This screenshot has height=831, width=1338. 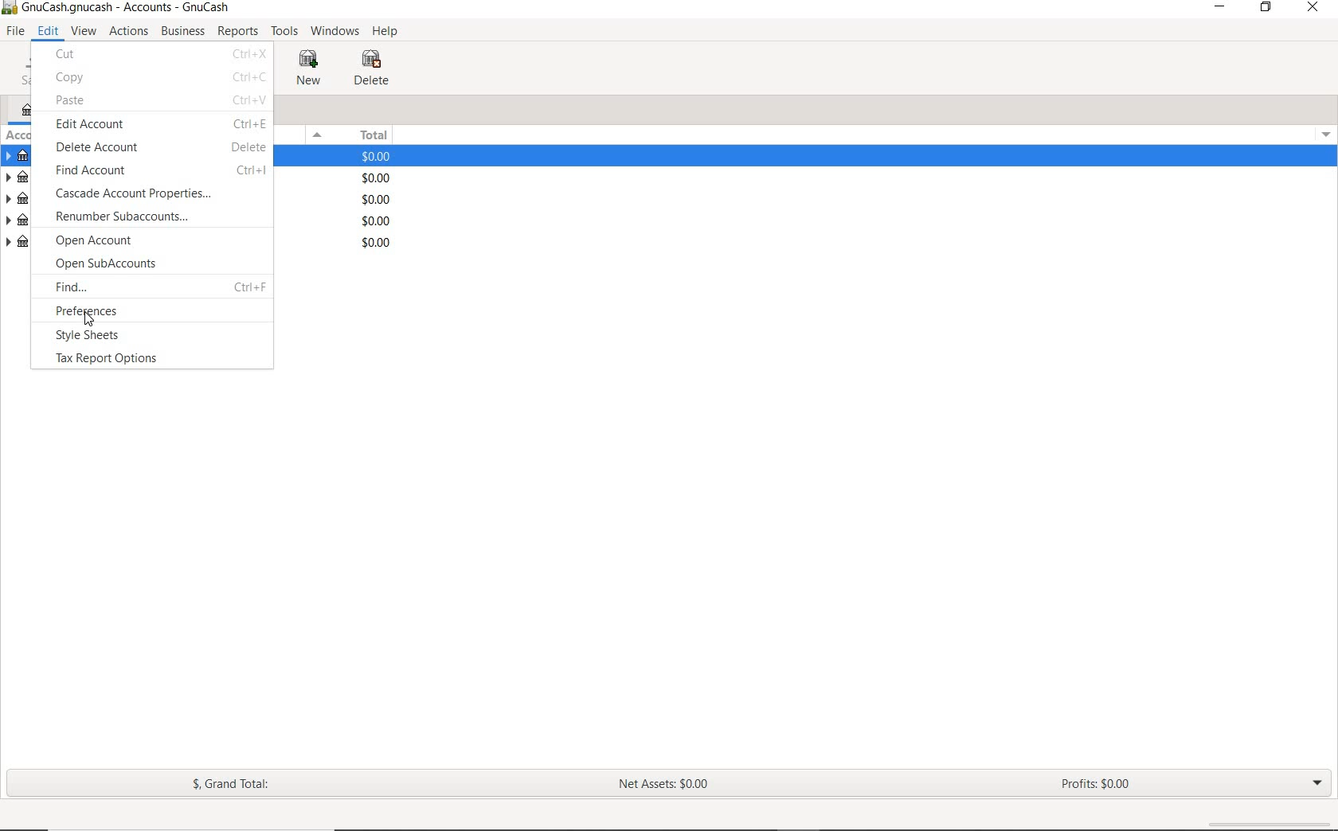 What do you see at coordinates (15, 158) in the screenshot?
I see `ASSETS` at bounding box center [15, 158].